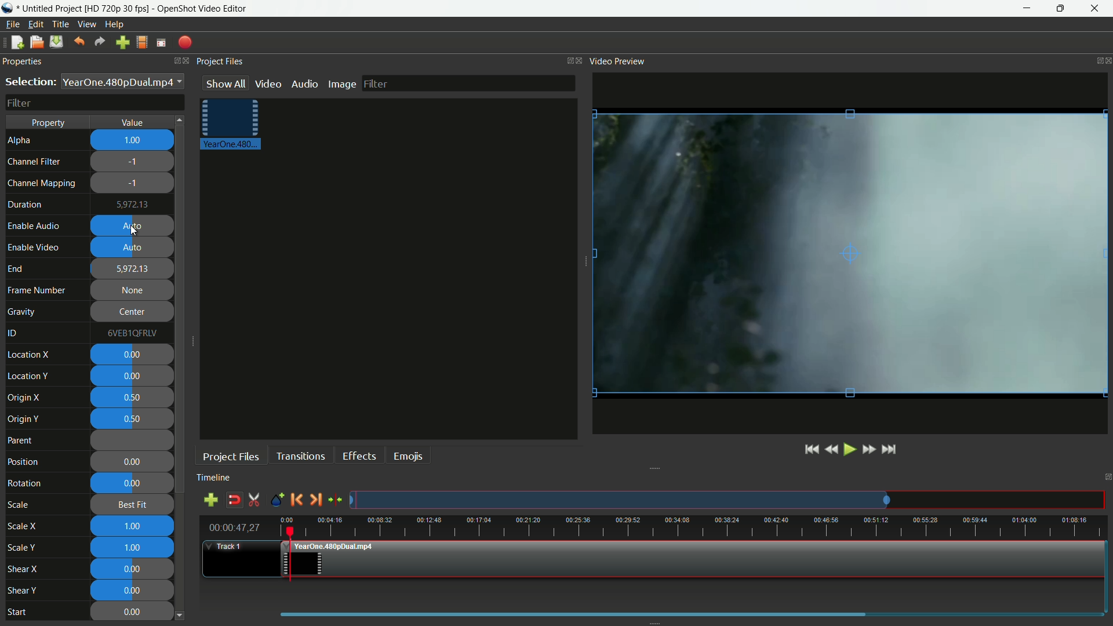 The height and width of the screenshot is (626, 1113). Describe the element at coordinates (49, 123) in the screenshot. I see `property` at that location.